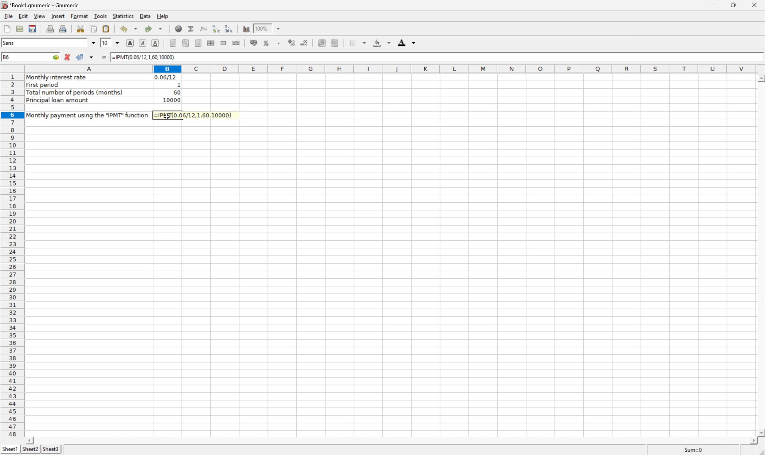  What do you see at coordinates (237, 43) in the screenshot?
I see `Split the ranges of merged cells` at bounding box center [237, 43].